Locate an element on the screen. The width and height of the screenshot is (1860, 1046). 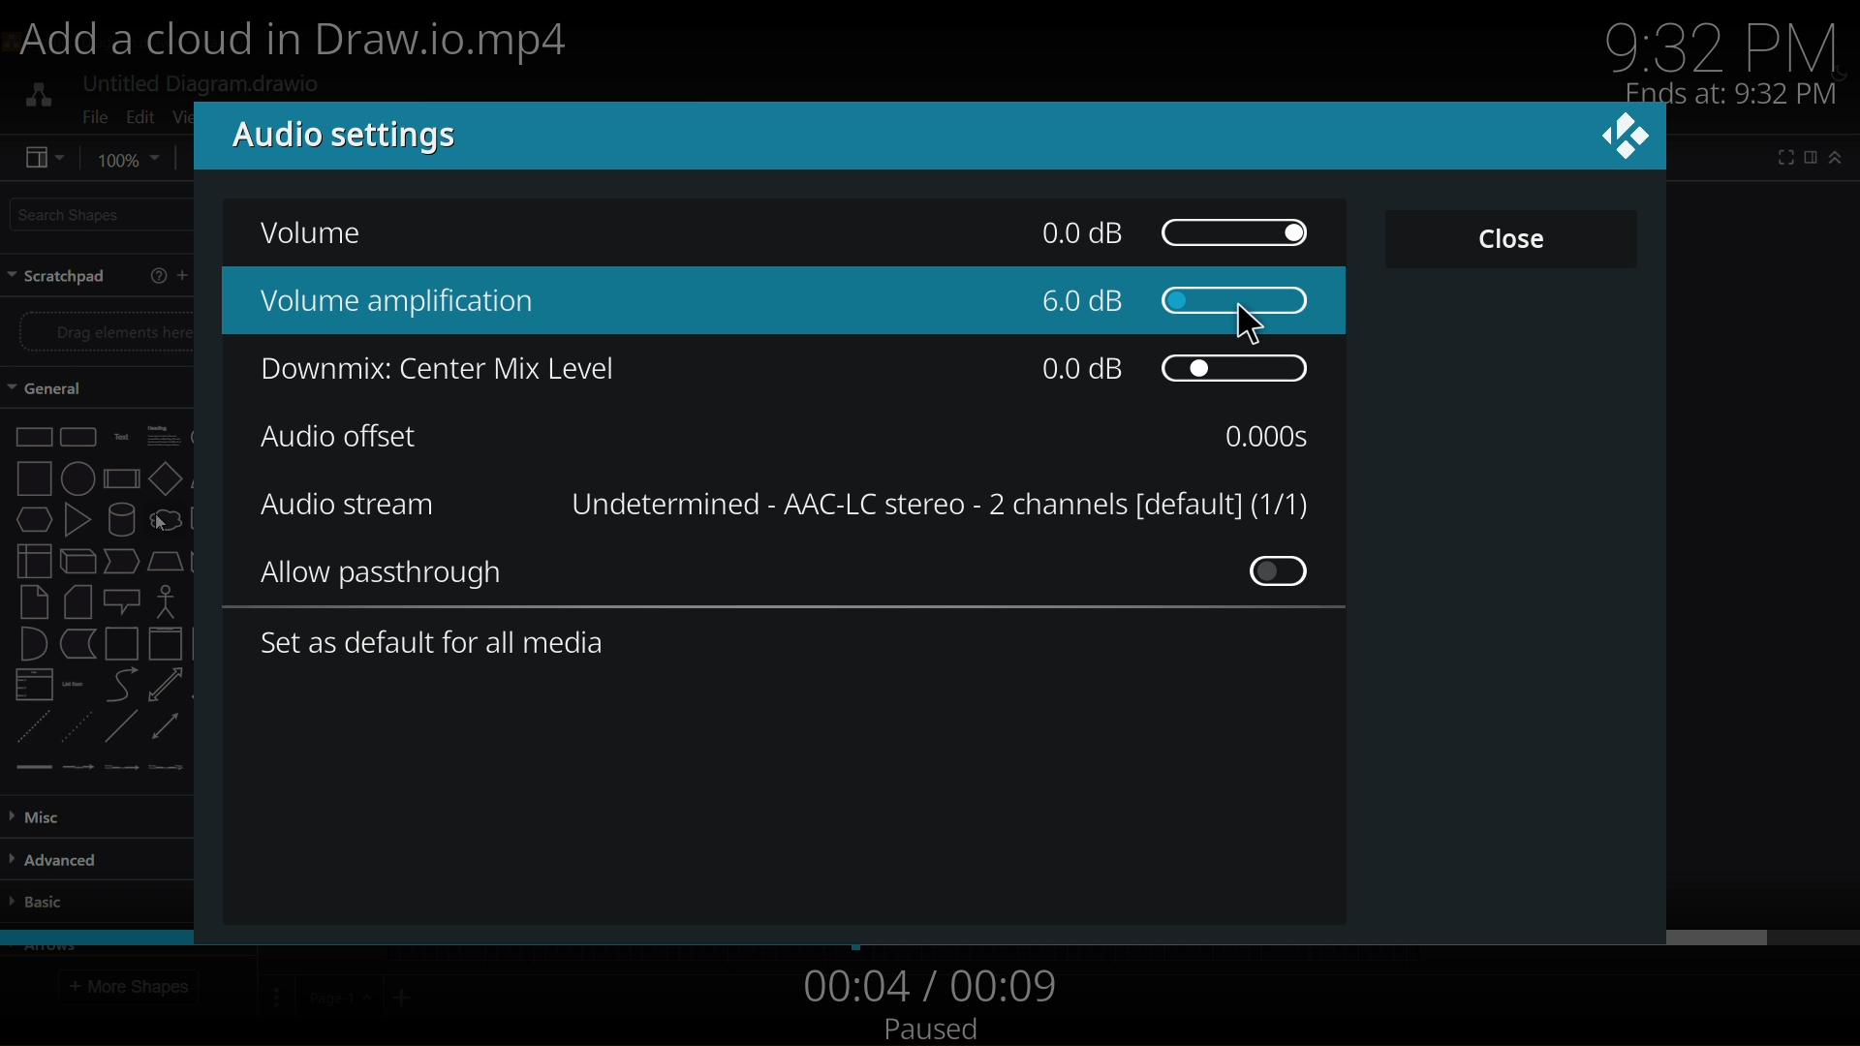
Volume 0.0dB is located at coordinates (795, 235).